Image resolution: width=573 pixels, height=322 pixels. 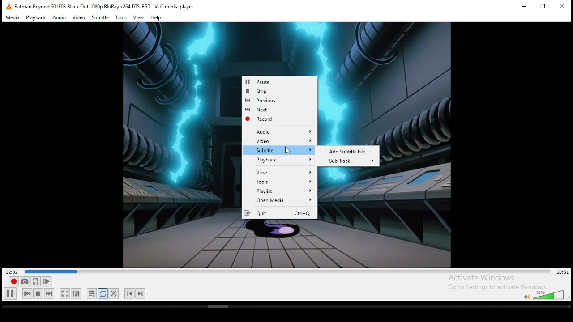 What do you see at coordinates (258, 214) in the screenshot?
I see `Quit` at bounding box center [258, 214].